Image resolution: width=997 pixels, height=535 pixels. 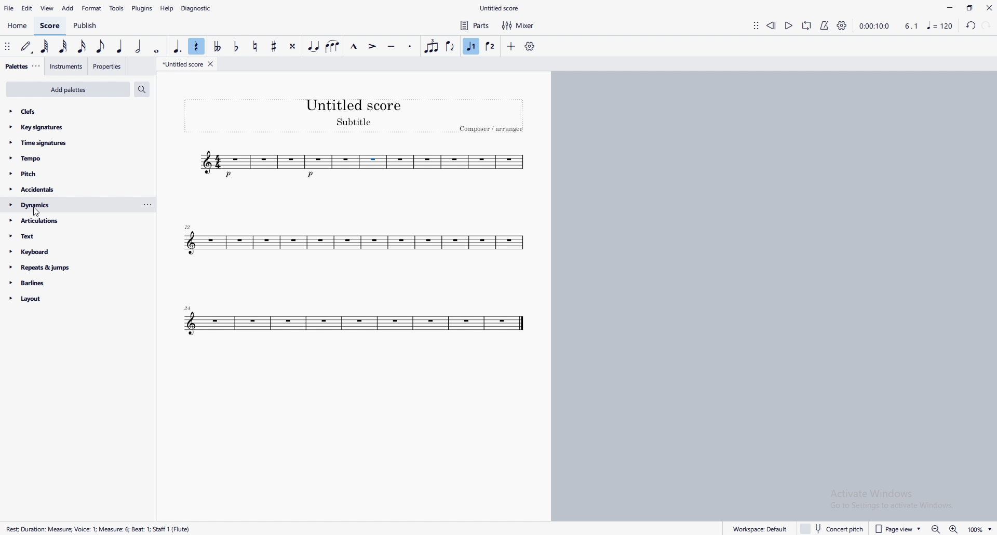 I want to click on barlines, so click(x=65, y=283).